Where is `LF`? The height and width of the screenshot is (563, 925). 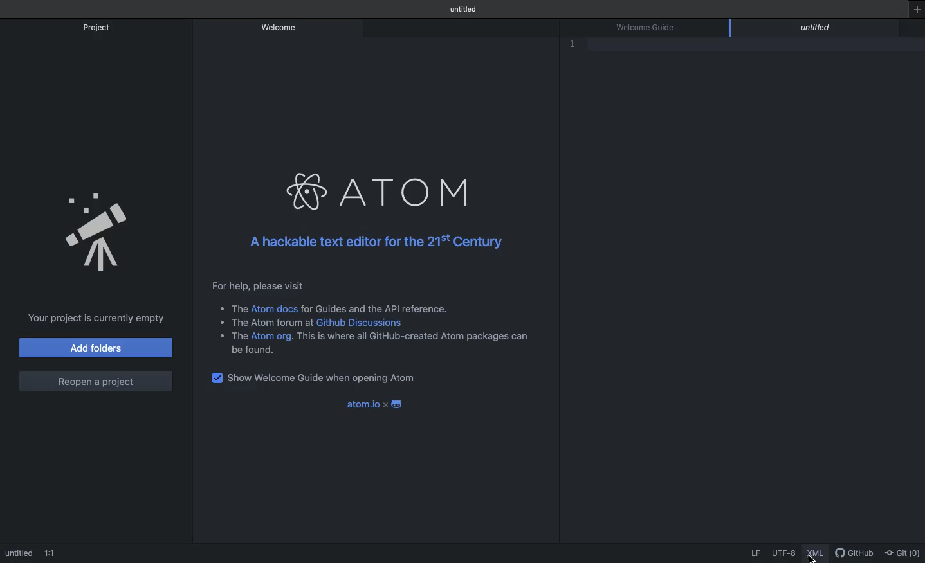 LF is located at coordinates (755, 552).